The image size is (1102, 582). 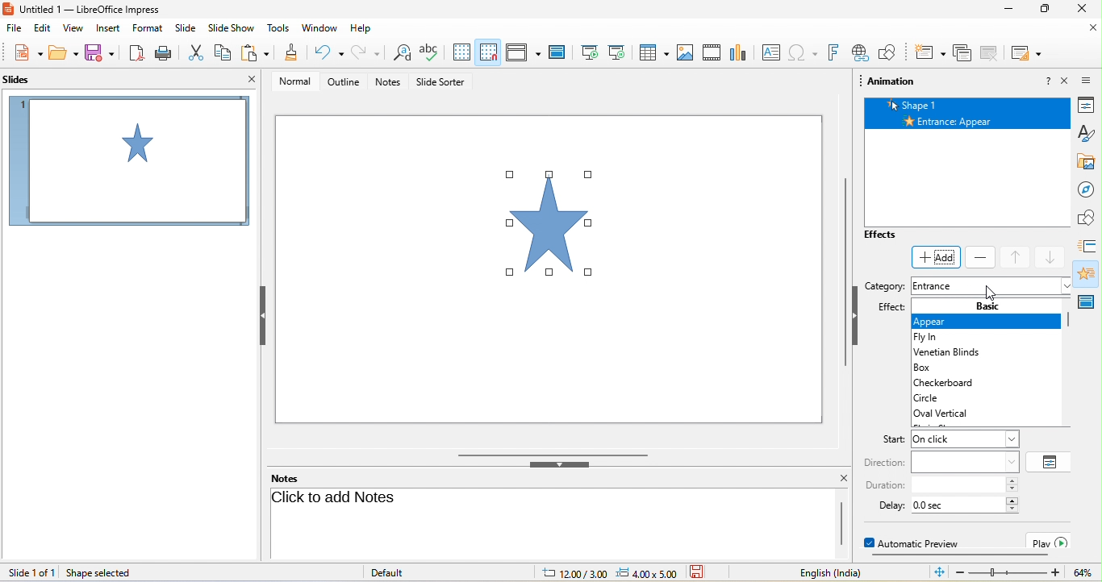 What do you see at coordinates (802, 52) in the screenshot?
I see `special character` at bounding box center [802, 52].